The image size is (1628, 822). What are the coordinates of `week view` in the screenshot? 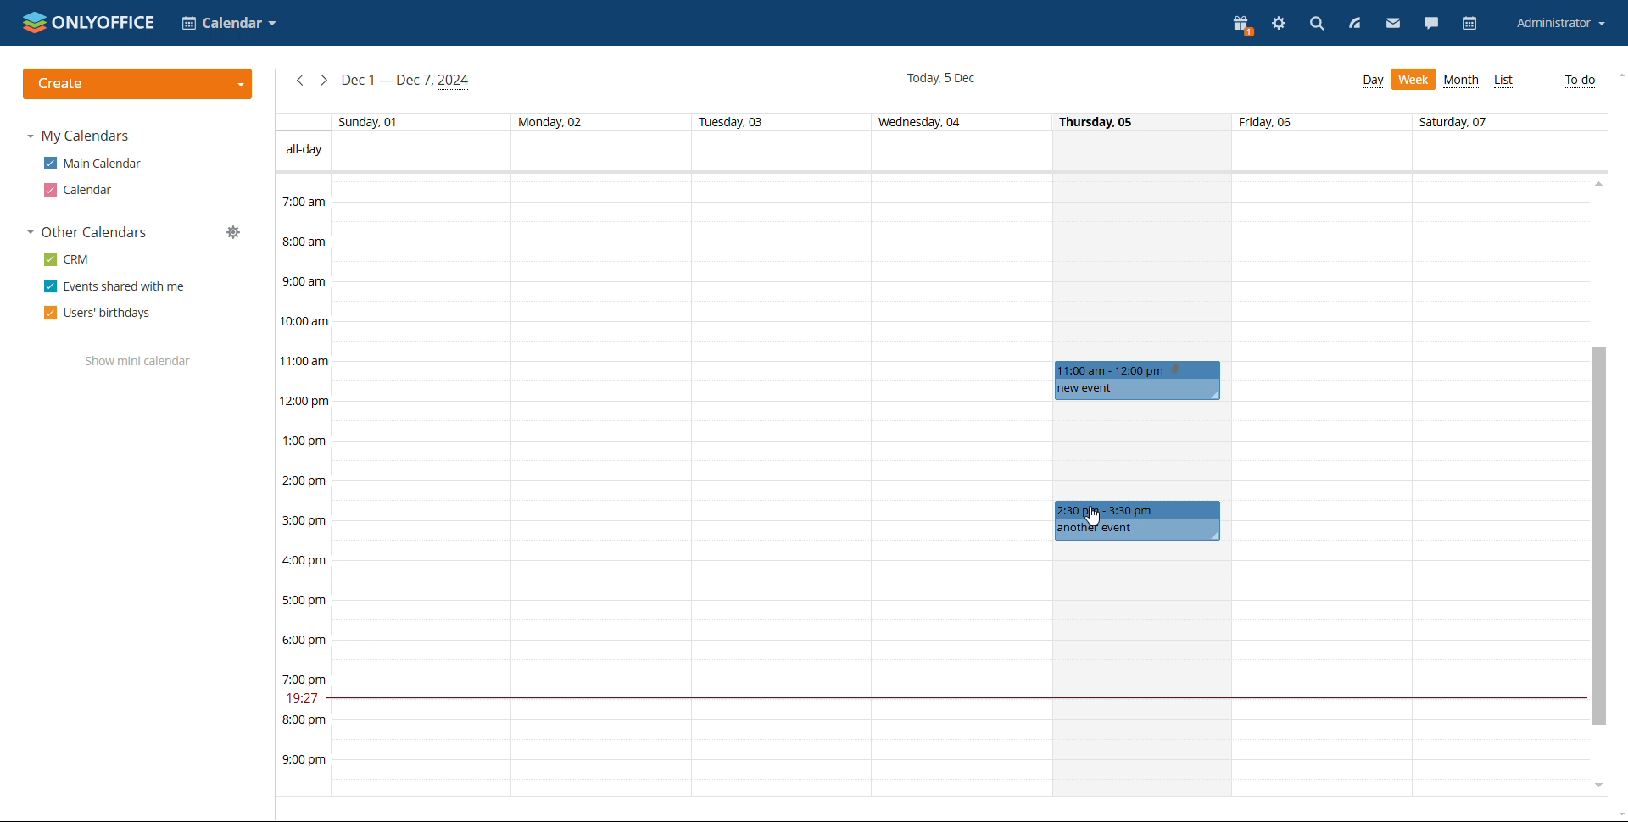 It's located at (1373, 81).